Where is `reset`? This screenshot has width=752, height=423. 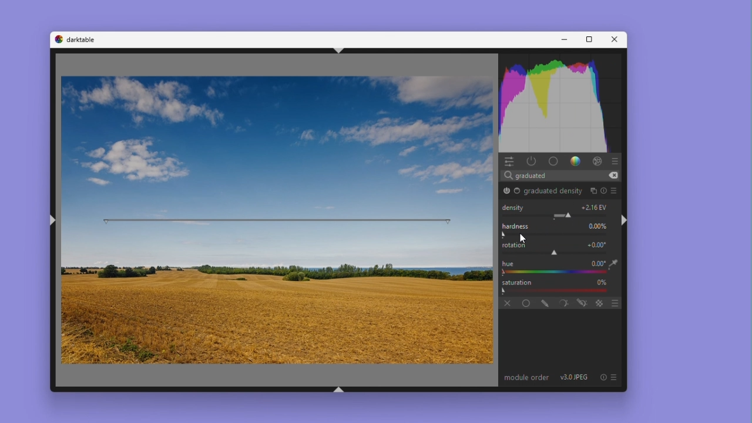
reset is located at coordinates (603, 377).